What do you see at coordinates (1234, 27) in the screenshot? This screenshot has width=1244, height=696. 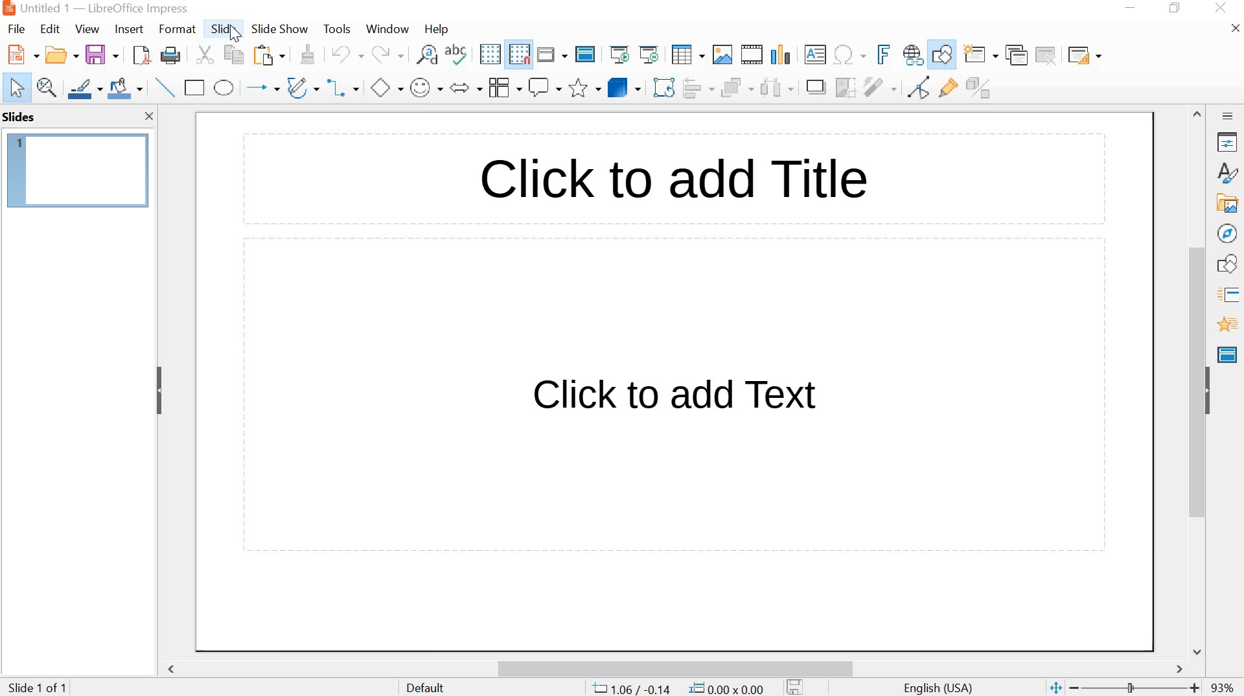 I see `CLOSE DOCUMENT` at bounding box center [1234, 27].